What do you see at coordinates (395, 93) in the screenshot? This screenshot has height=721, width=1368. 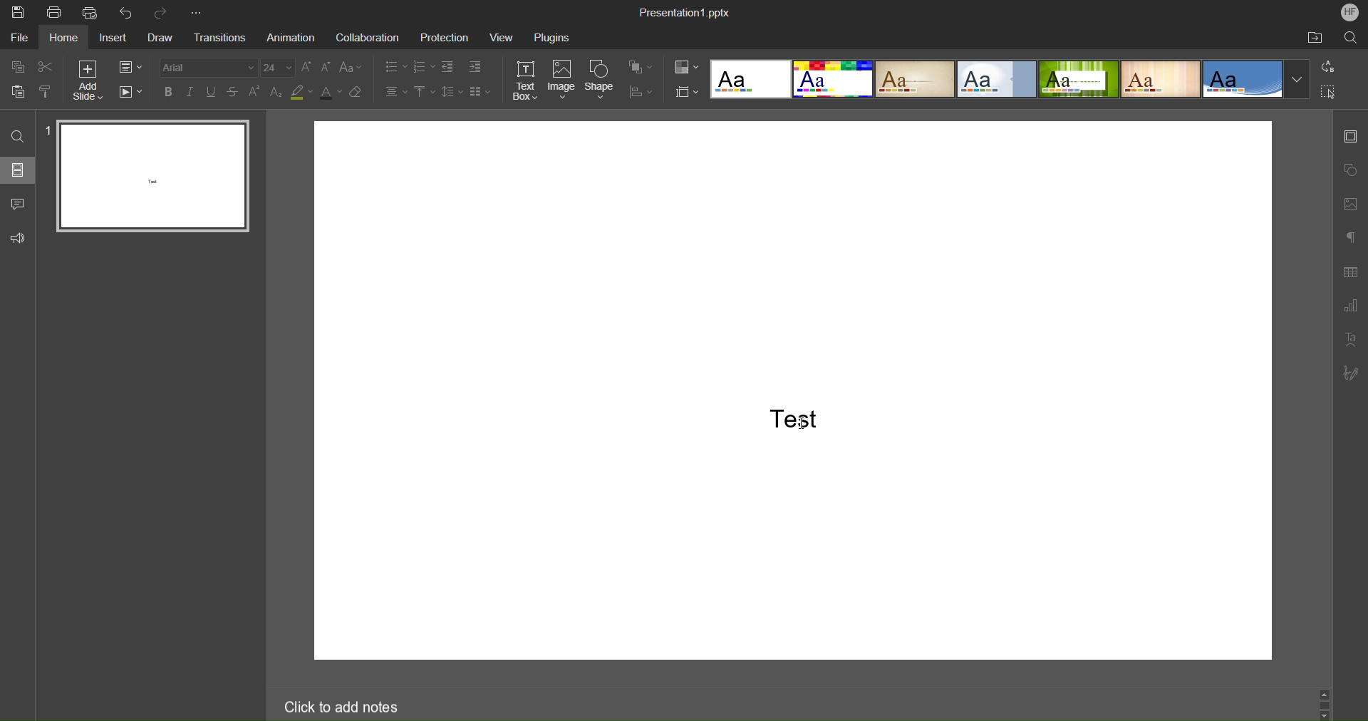 I see `Text Alignment` at bounding box center [395, 93].